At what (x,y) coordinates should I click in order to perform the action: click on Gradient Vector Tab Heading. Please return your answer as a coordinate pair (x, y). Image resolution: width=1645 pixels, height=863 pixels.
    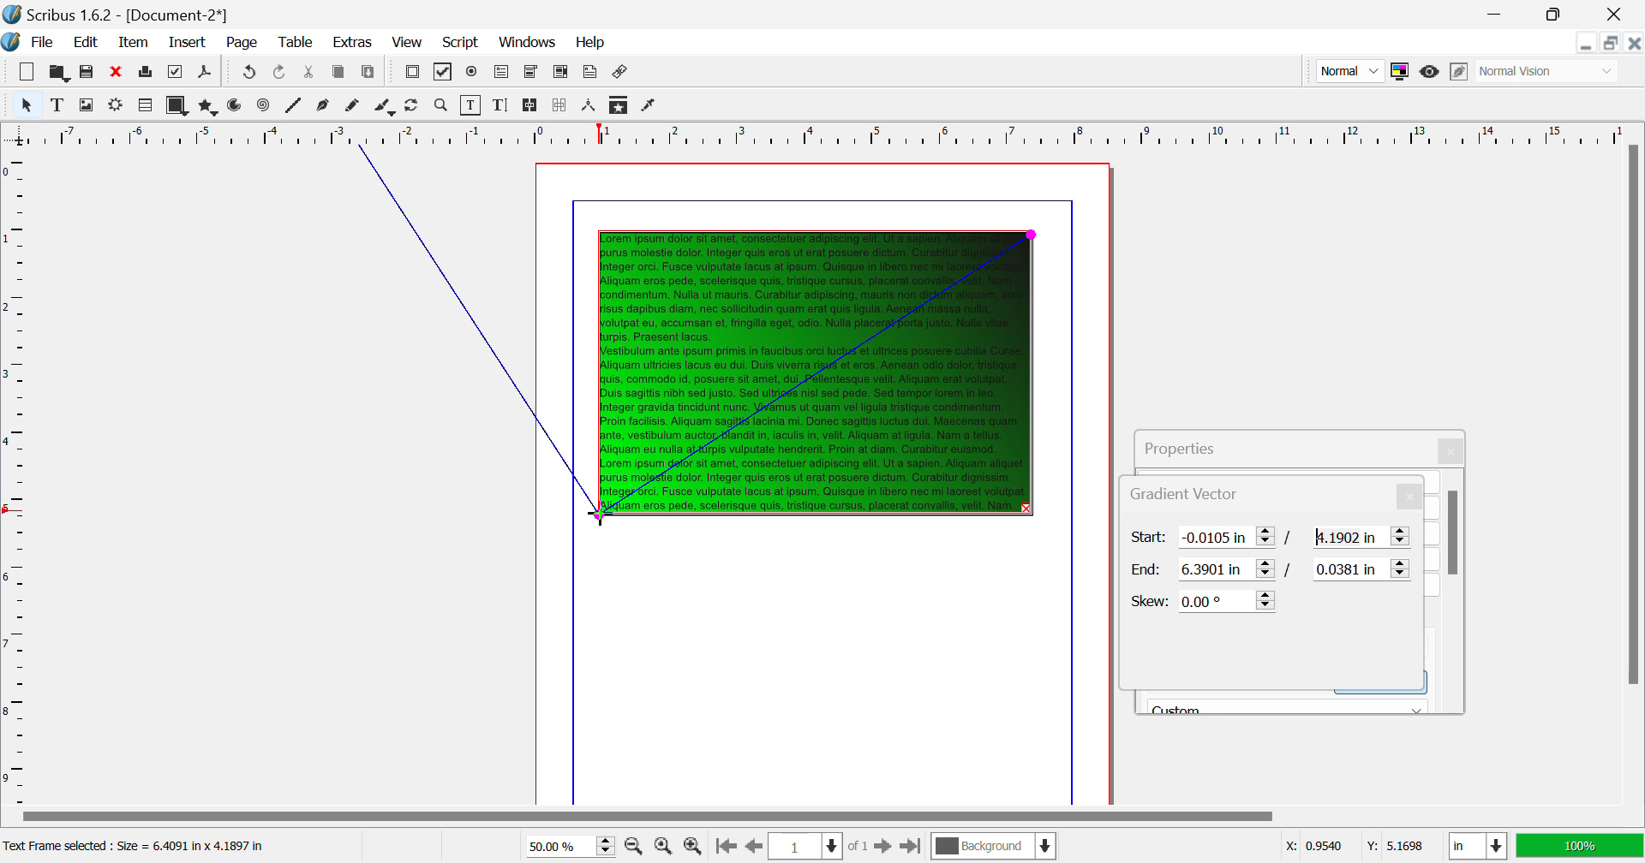
    Looking at the image, I should click on (1135, 495).